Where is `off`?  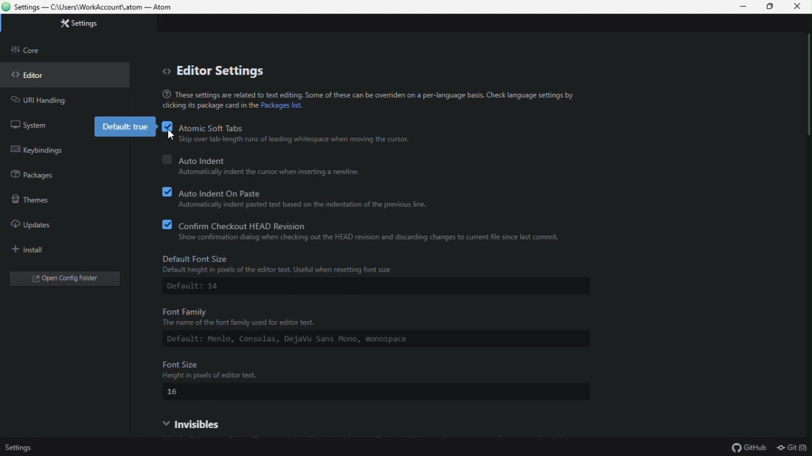
off is located at coordinates (166, 158).